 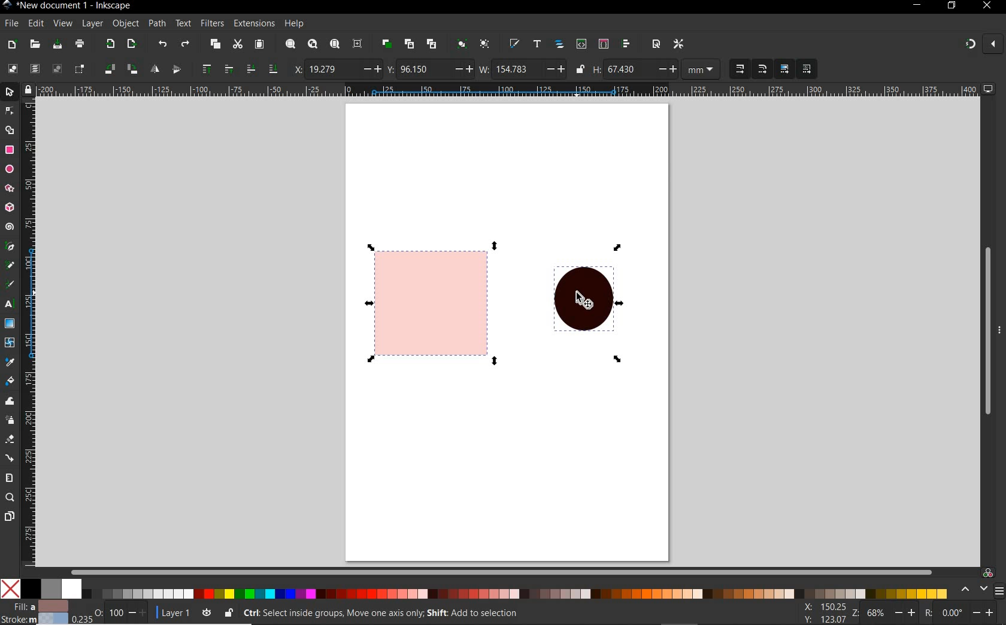 I want to click on restore, so click(x=952, y=5).